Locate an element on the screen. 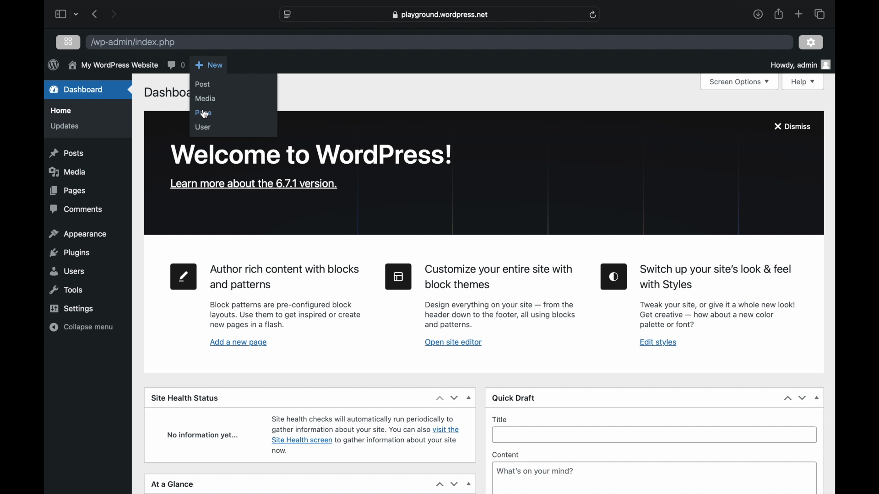 This screenshot has height=494, width=879. quick draft is located at coordinates (514, 397).